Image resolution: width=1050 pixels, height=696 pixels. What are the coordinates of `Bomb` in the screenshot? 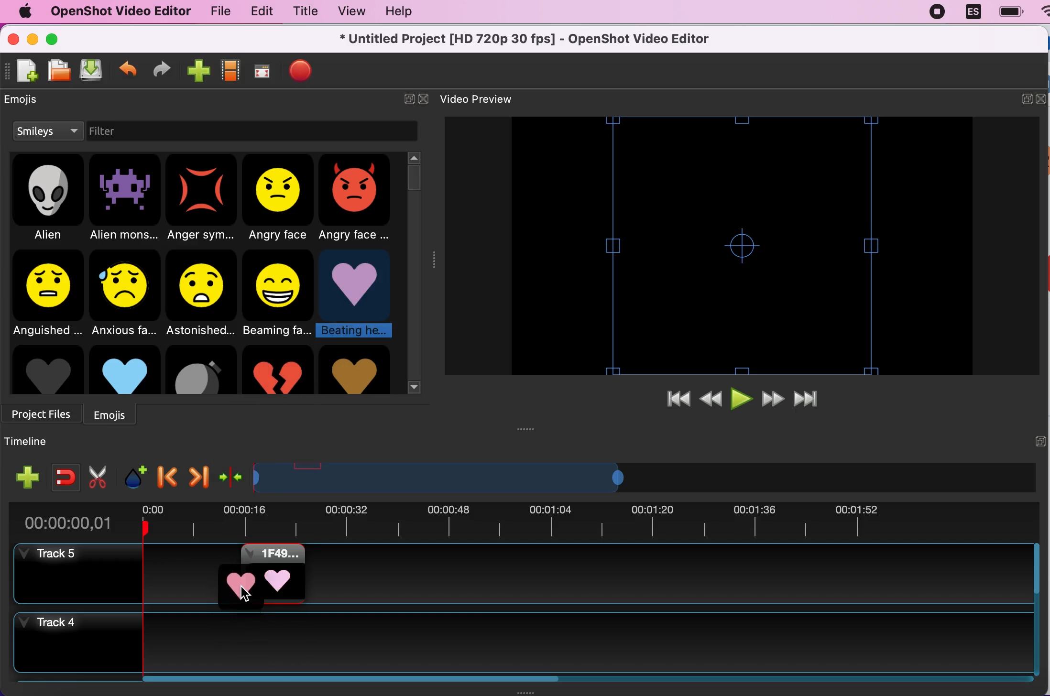 It's located at (201, 370).